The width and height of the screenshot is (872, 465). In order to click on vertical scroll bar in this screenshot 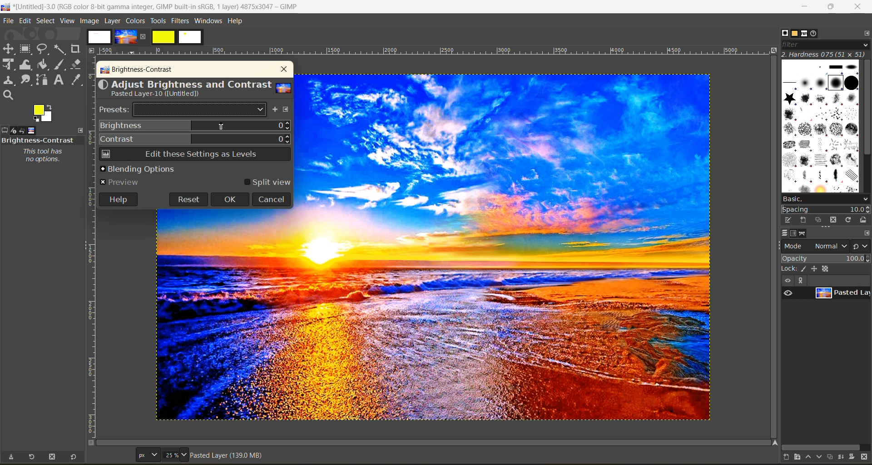, I will do `click(867, 110)`.